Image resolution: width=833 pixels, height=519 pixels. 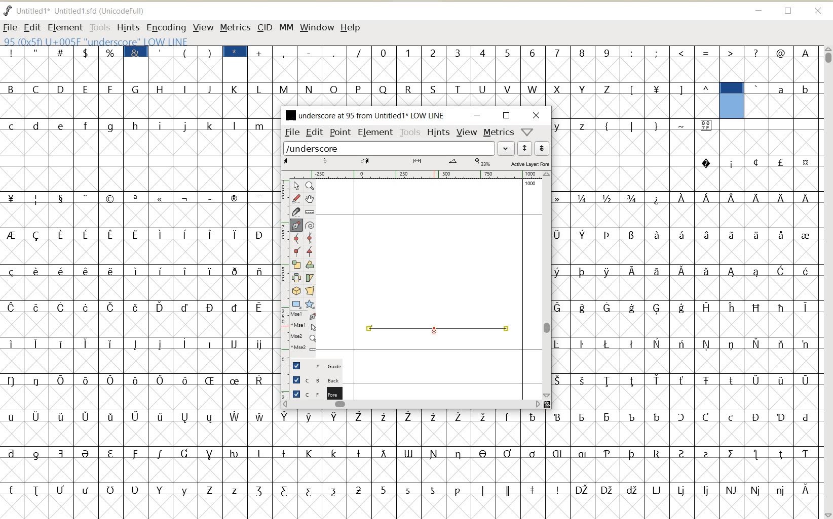 What do you see at coordinates (438, 331) in the screenshot?
I see `an underscore with a unique twist creation` at bounding box center [438, 331].